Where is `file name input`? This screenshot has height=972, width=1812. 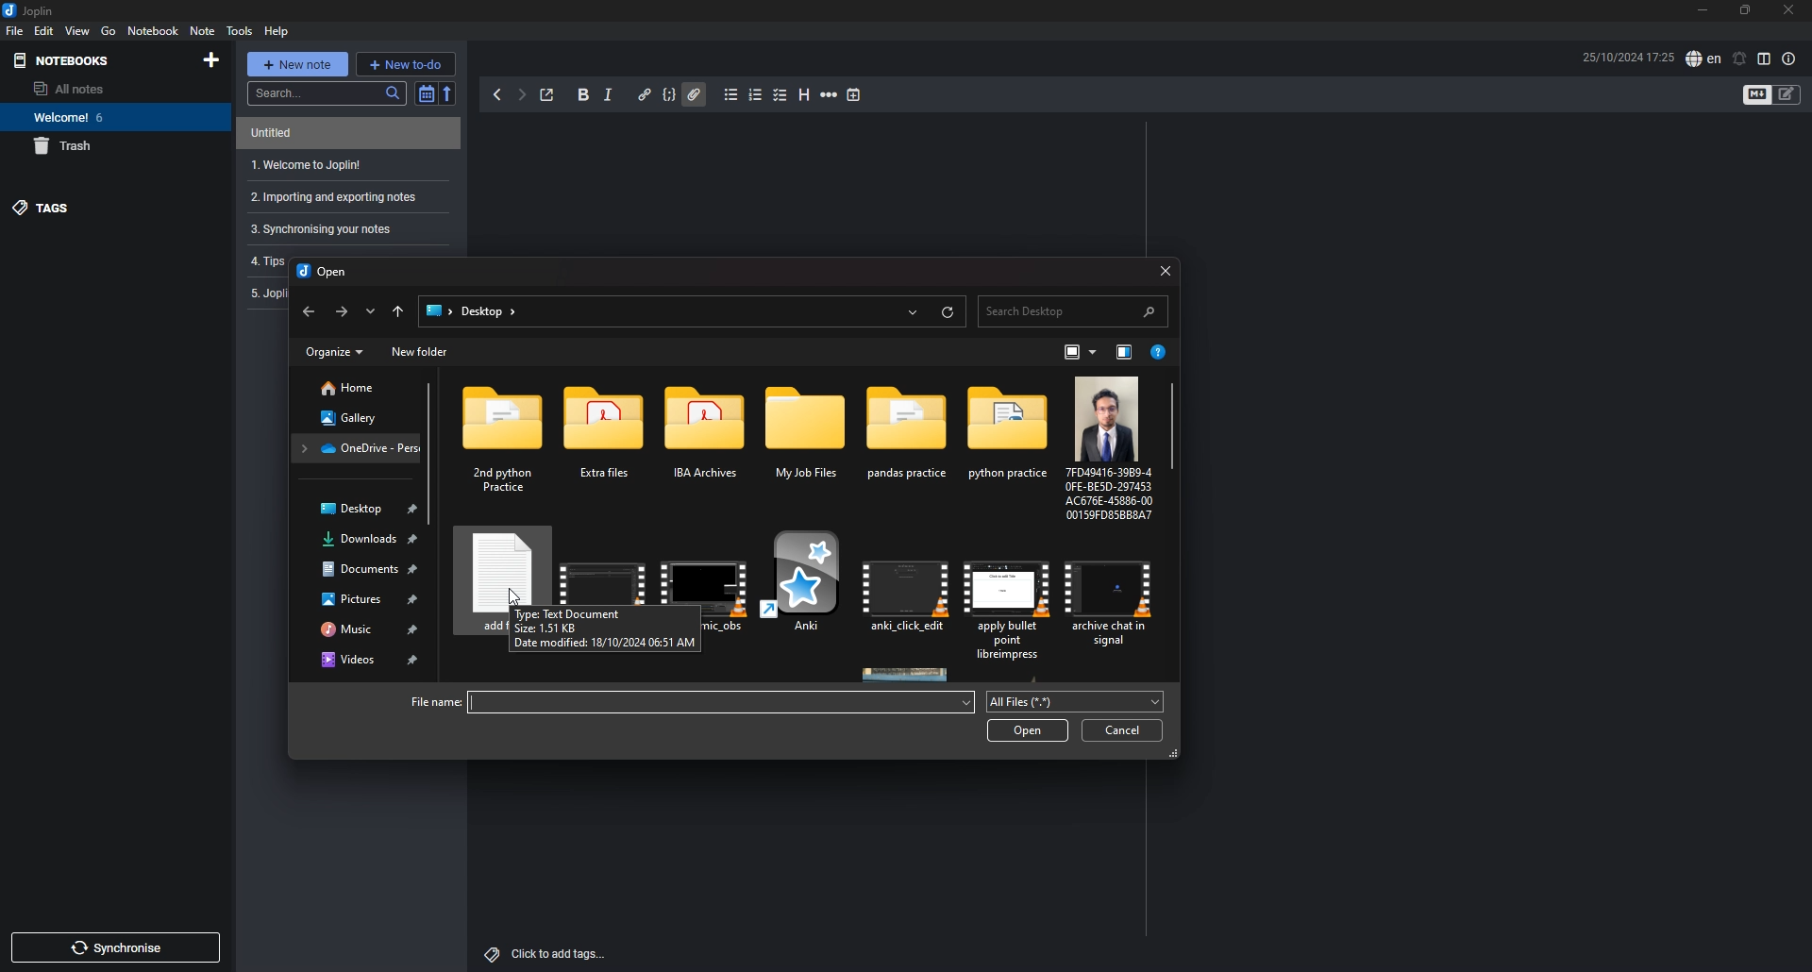
file name input is located at coordinates (721, 702).